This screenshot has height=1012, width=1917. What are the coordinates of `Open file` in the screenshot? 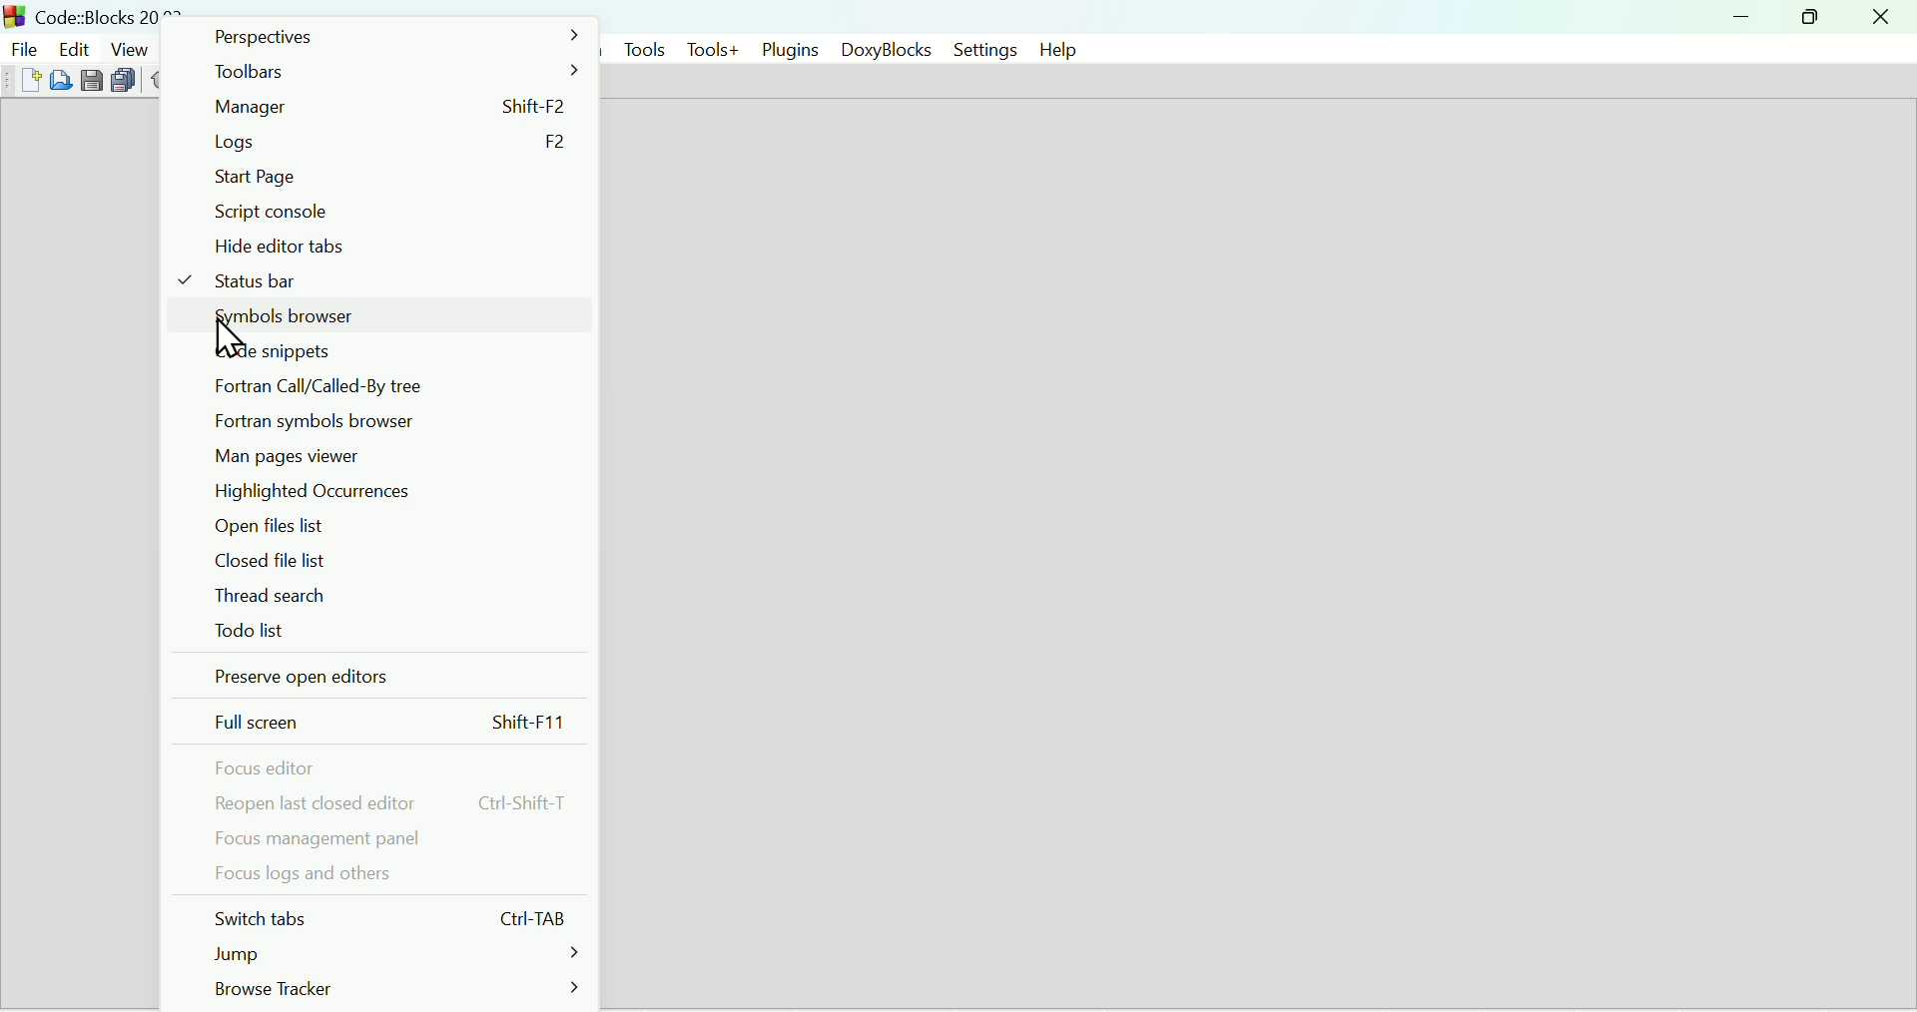 It's located at (63, 80).